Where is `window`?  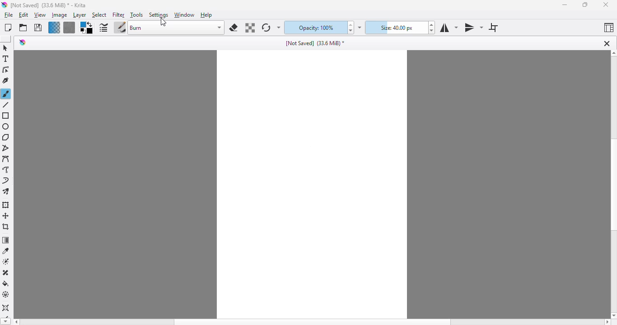
window is located at coordinates (184, 15).